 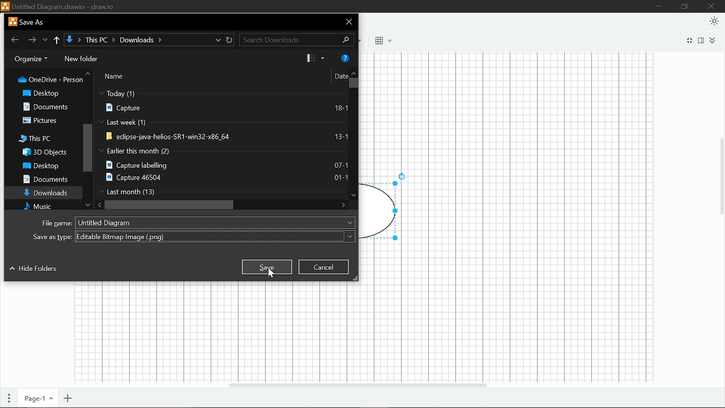 I want to click on Current folder, so click(x=70, y=40).